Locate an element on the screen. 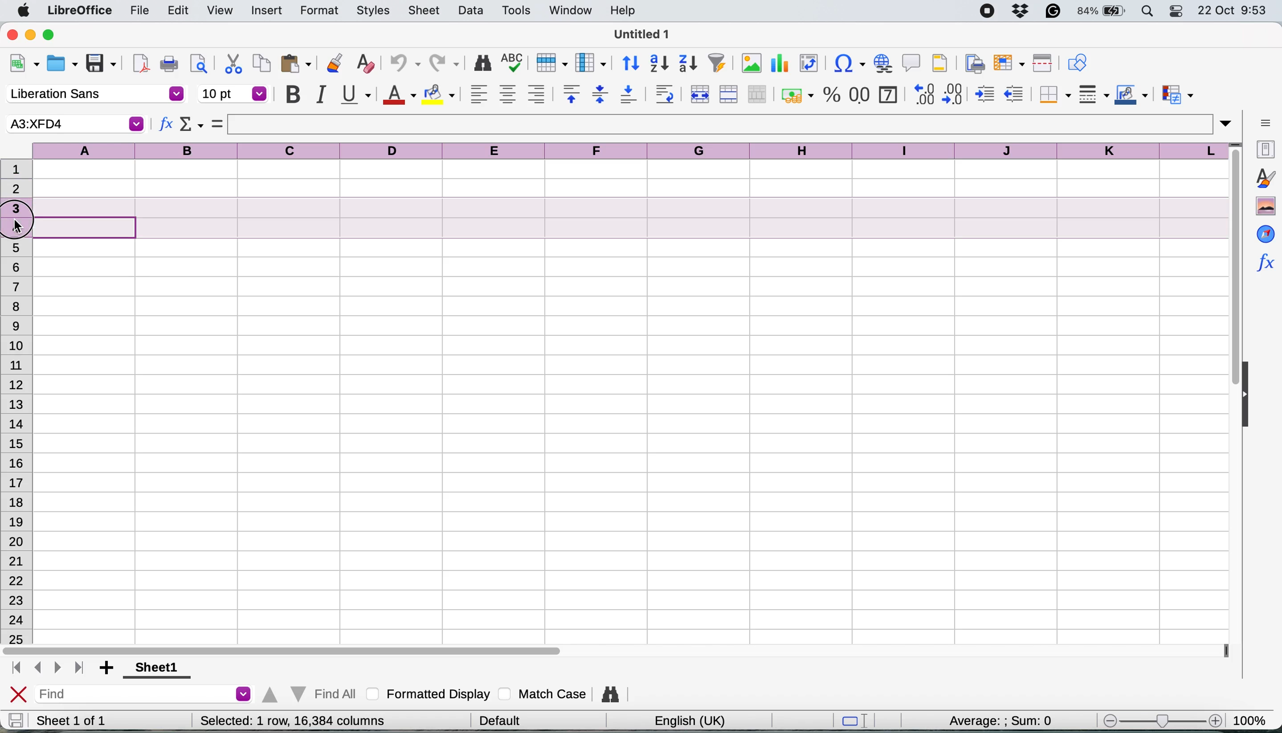  merge and center or unmerge is located at coordinates (698, 93).